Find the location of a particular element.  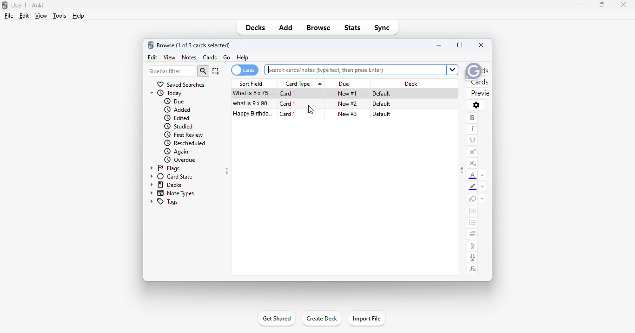

studied is located at coordinates (178, 126).